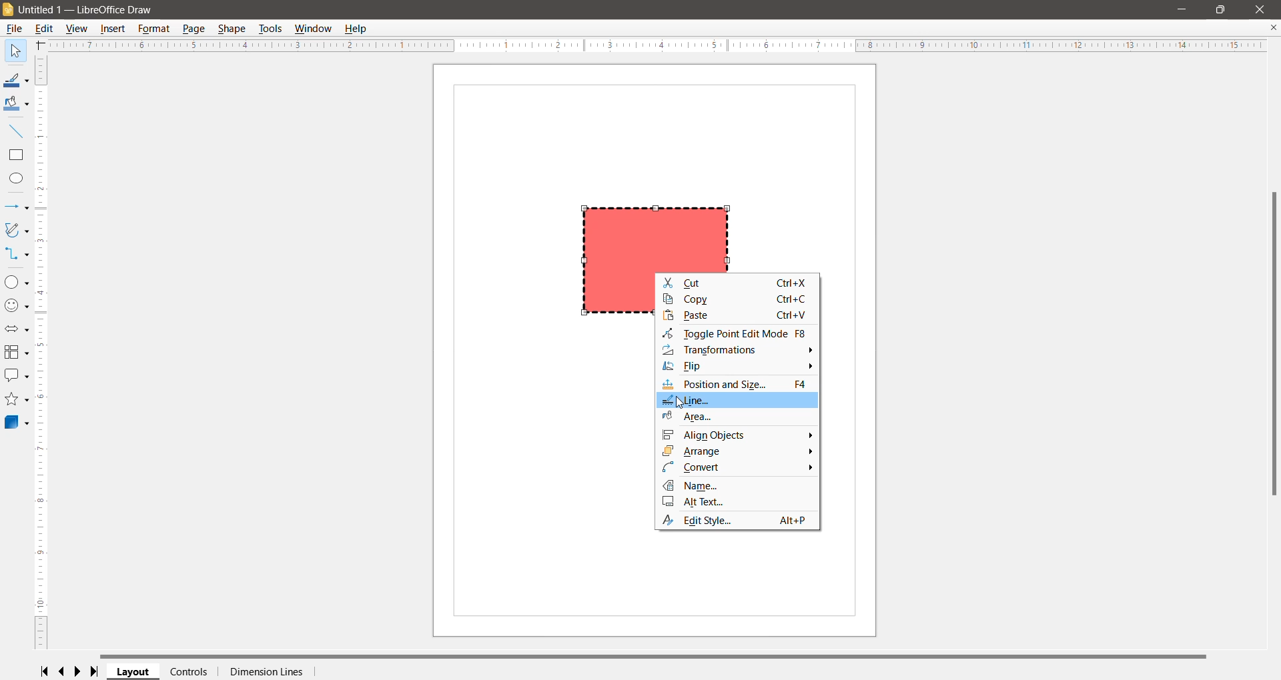  I want to click on Name, so click(693, 486).